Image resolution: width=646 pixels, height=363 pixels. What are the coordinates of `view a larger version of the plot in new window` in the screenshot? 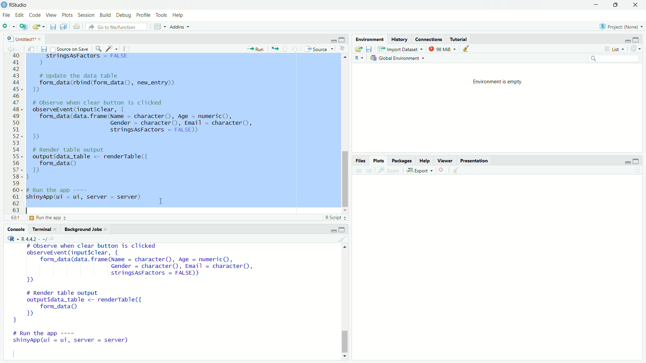 It's located at (389, 170).